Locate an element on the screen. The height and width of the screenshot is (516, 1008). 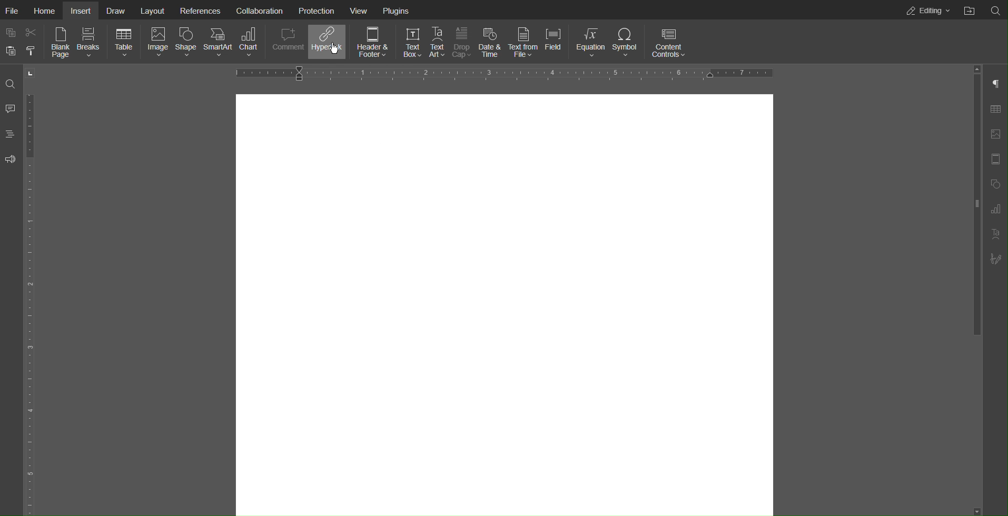
File is located at coordinates (15, 11).